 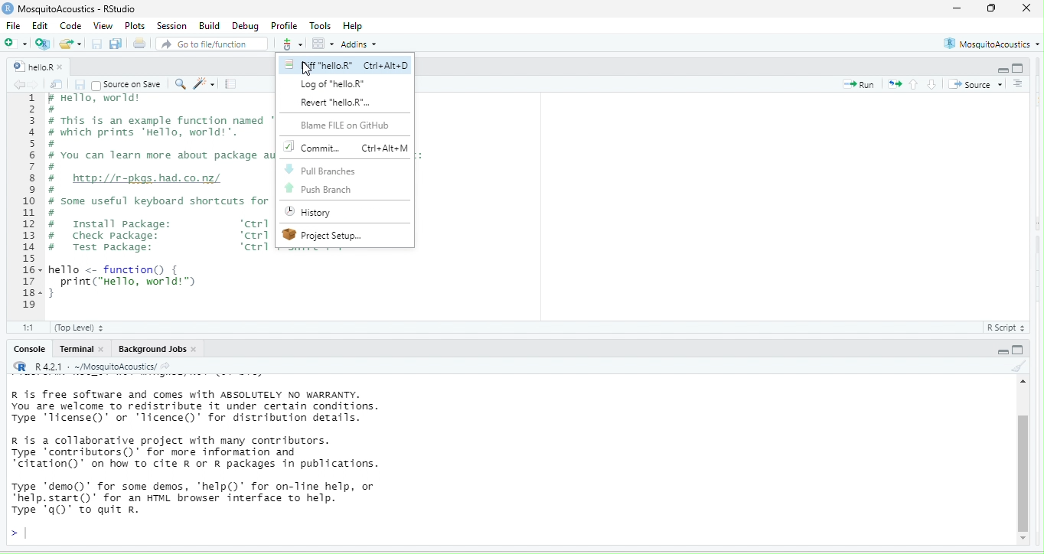 What do you see at coordinates (116, 44) in the screenshot?
I see `save all open documents` at bounding box center [116, 44].